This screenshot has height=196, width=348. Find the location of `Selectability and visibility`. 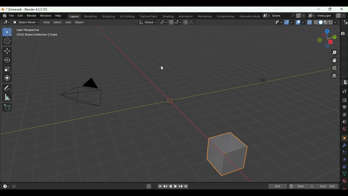

Selectability and visibility is located at coordinates (277, 22).